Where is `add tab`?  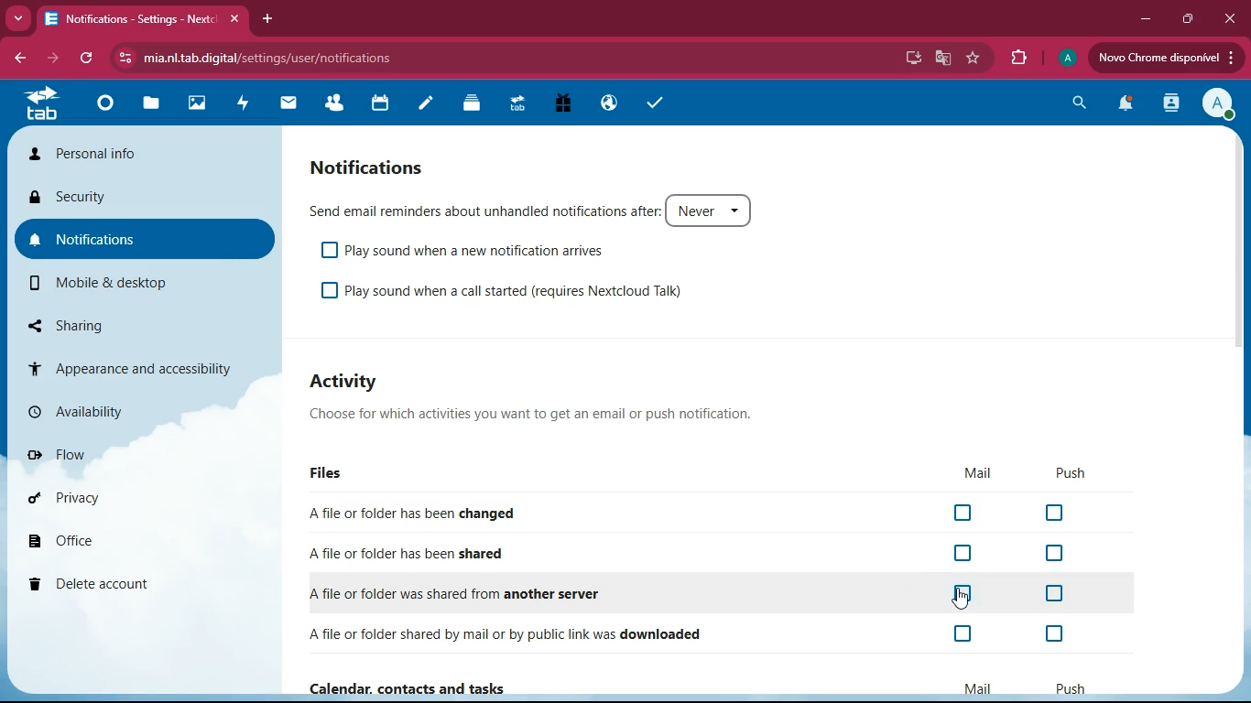
add tab is located at coordinates (266, 20).